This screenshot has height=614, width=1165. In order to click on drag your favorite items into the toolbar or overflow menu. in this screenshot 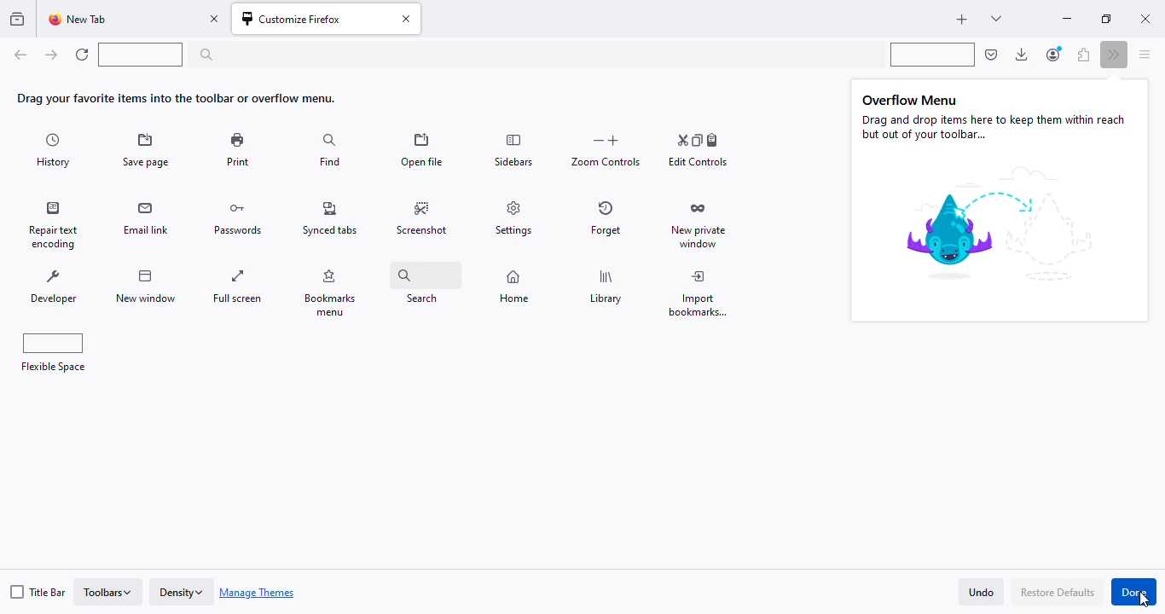, I will do `click(177, 99)`.